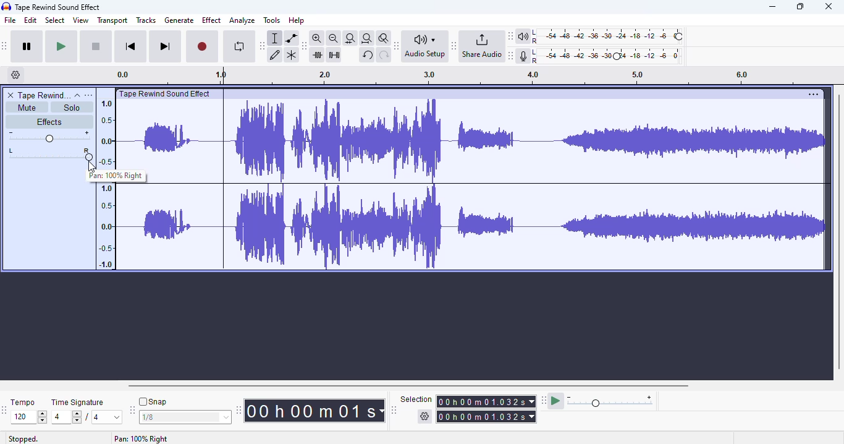 This screenshot has height=444, width=844. What do you see at coordinates (296, 20) in the screenshot?
I see `help` at bounding box center [296, 20].